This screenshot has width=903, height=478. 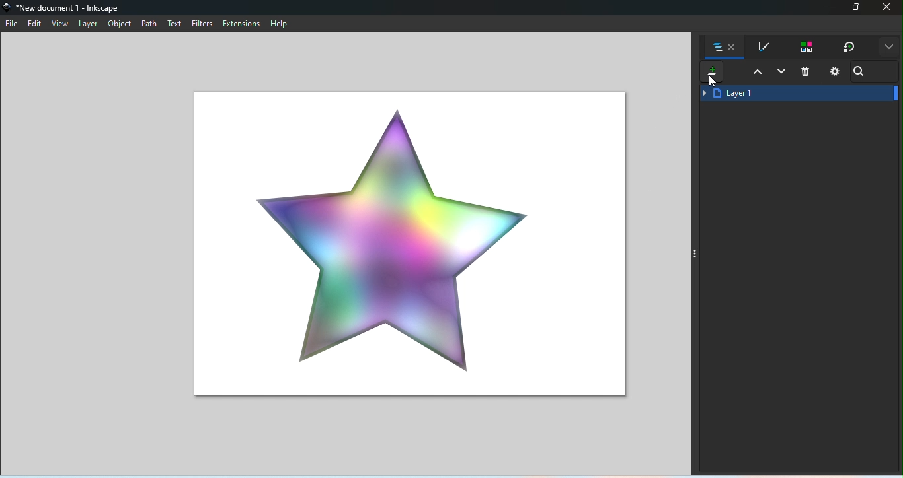 I want to click on Close, so click(x=888, y=9).